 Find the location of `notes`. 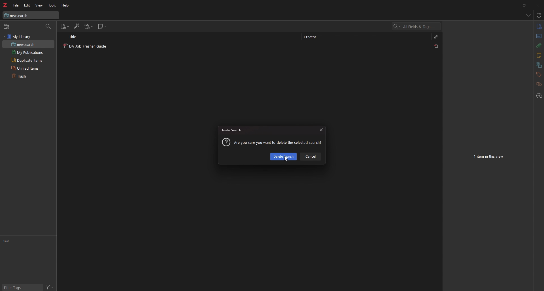

notes is located at coordinates (538, 55).